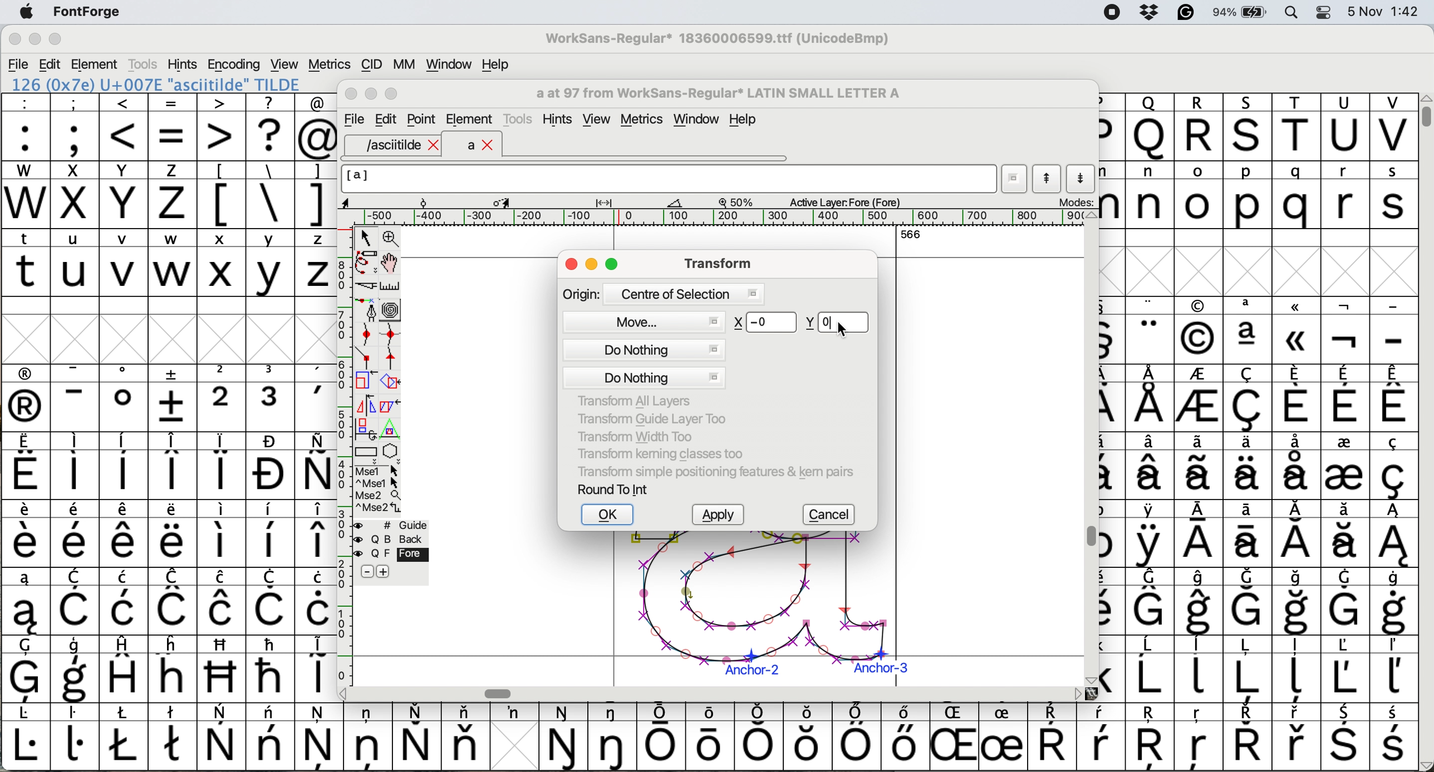 The width and height of the screenshot is (1434, 772). I want to click on symbol, so click(75, 736).